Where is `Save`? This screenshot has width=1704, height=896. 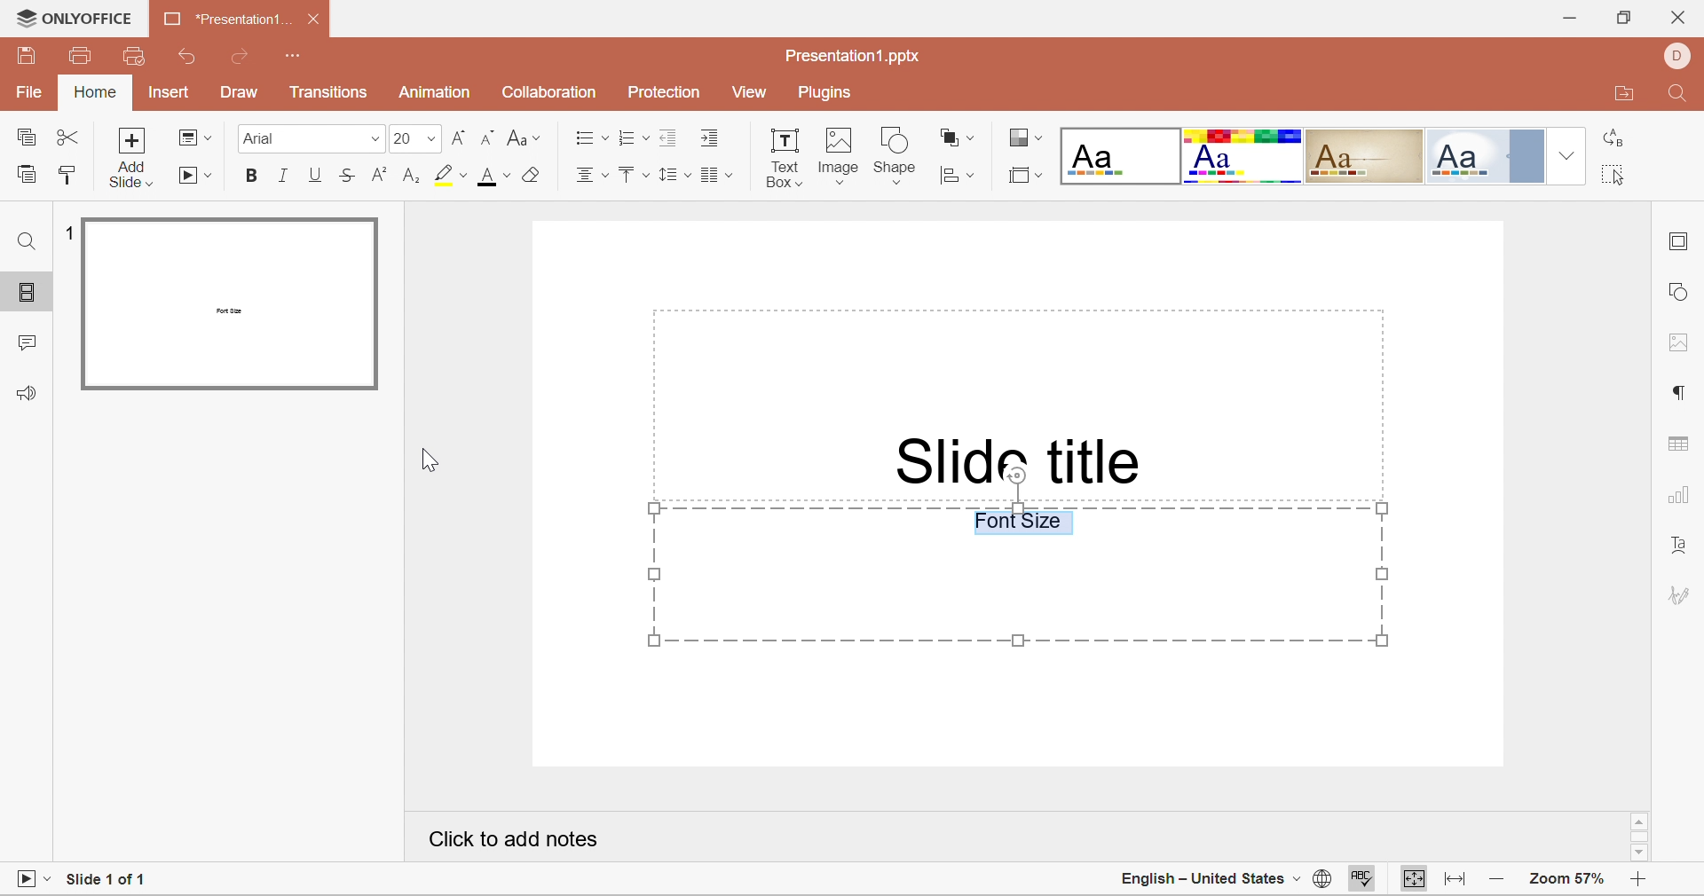 Save is located at coordinates (29, 60).